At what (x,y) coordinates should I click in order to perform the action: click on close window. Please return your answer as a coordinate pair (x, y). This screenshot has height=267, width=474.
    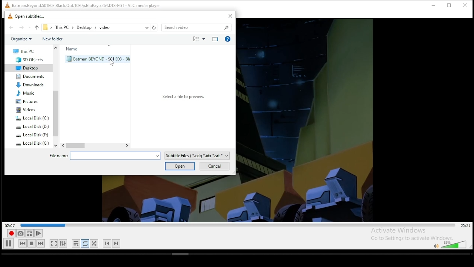
    Looking at the image, I should click on (465, 5).